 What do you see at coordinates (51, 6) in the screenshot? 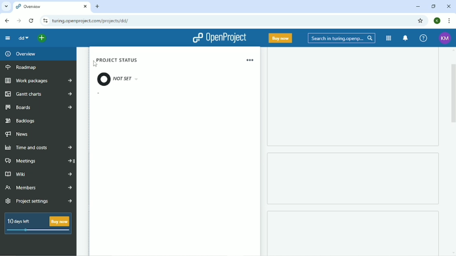
I see `Current tab` at bounding box center [51, 6].